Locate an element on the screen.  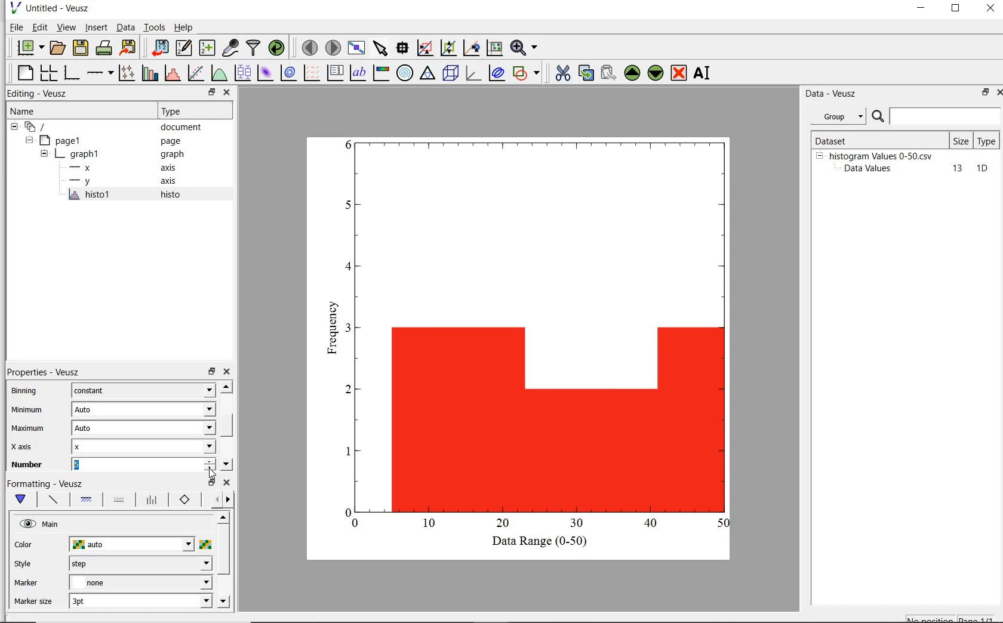
3d graph is located at coordinates (473, 73).